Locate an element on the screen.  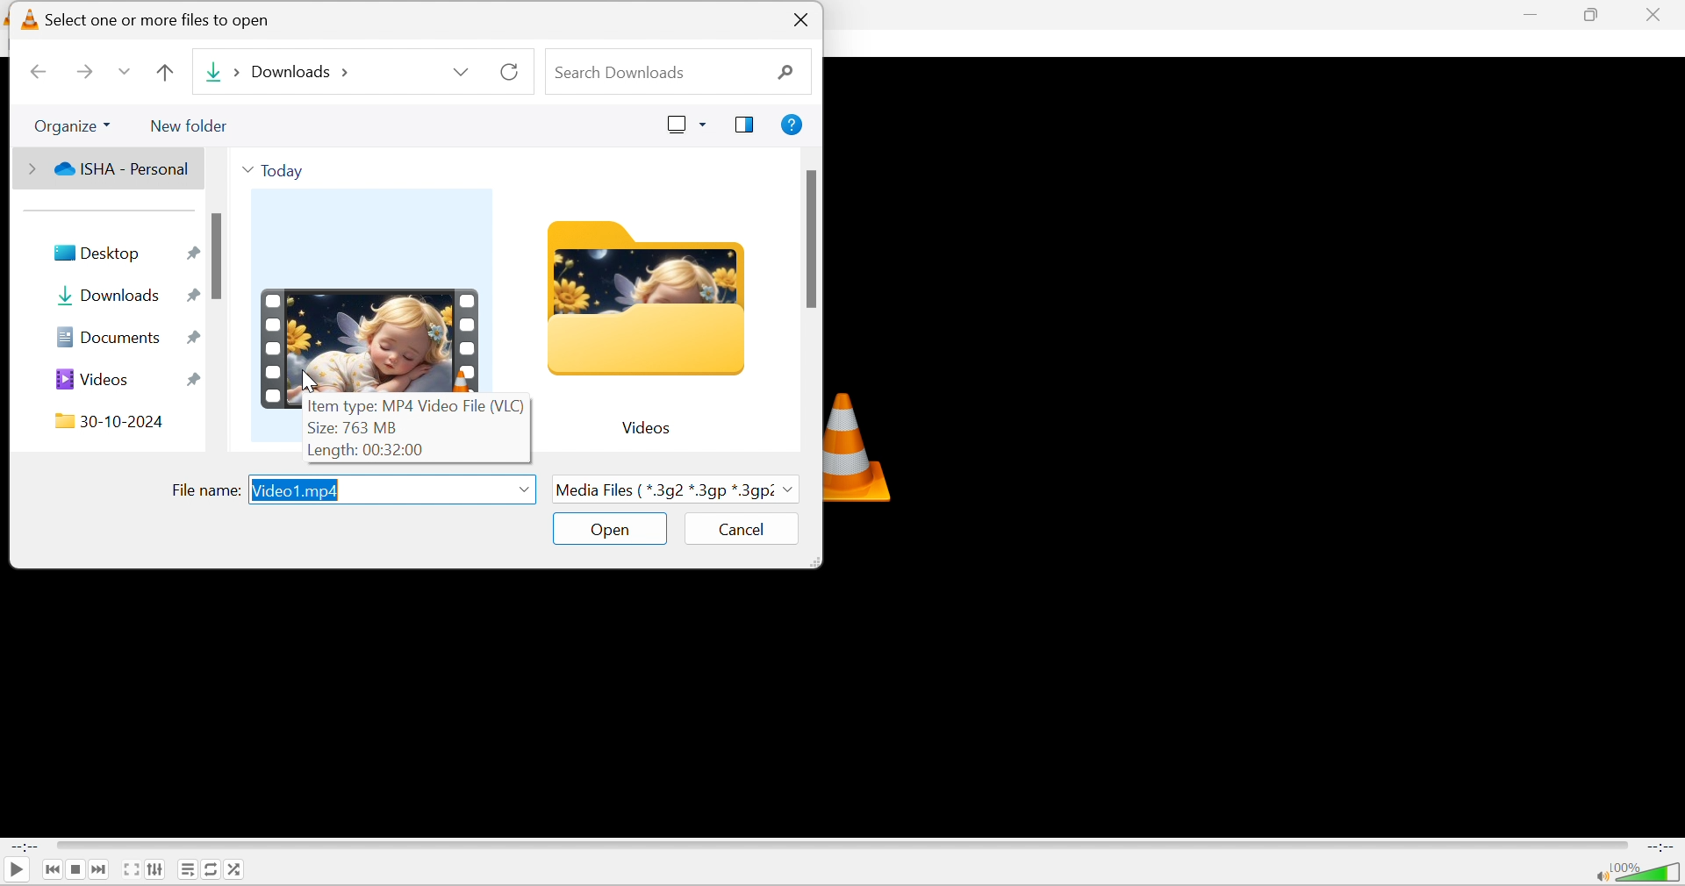
Up is located at coordinates (167, 73).